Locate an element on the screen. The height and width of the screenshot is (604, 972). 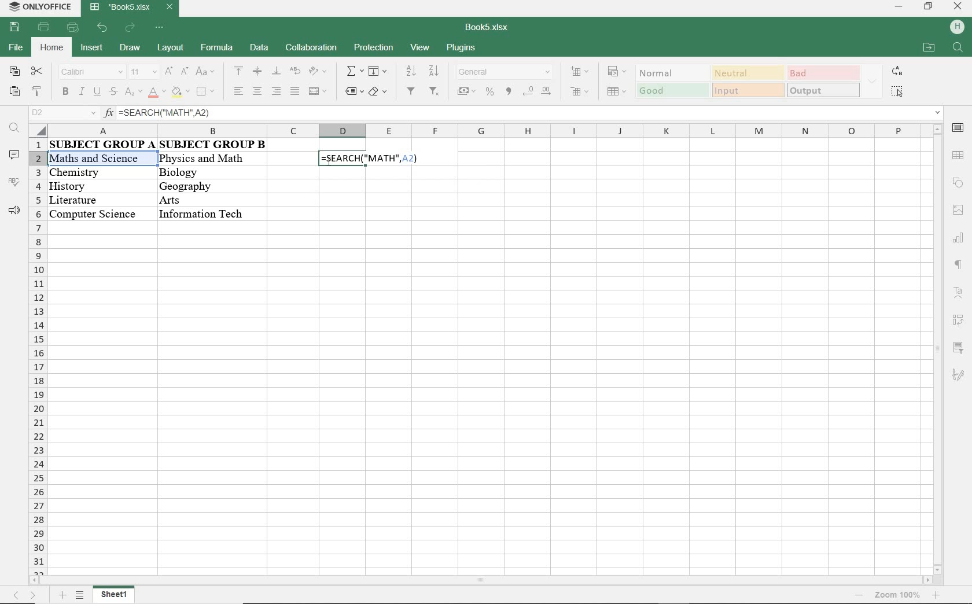
align top is located at coordinates (239, 71).